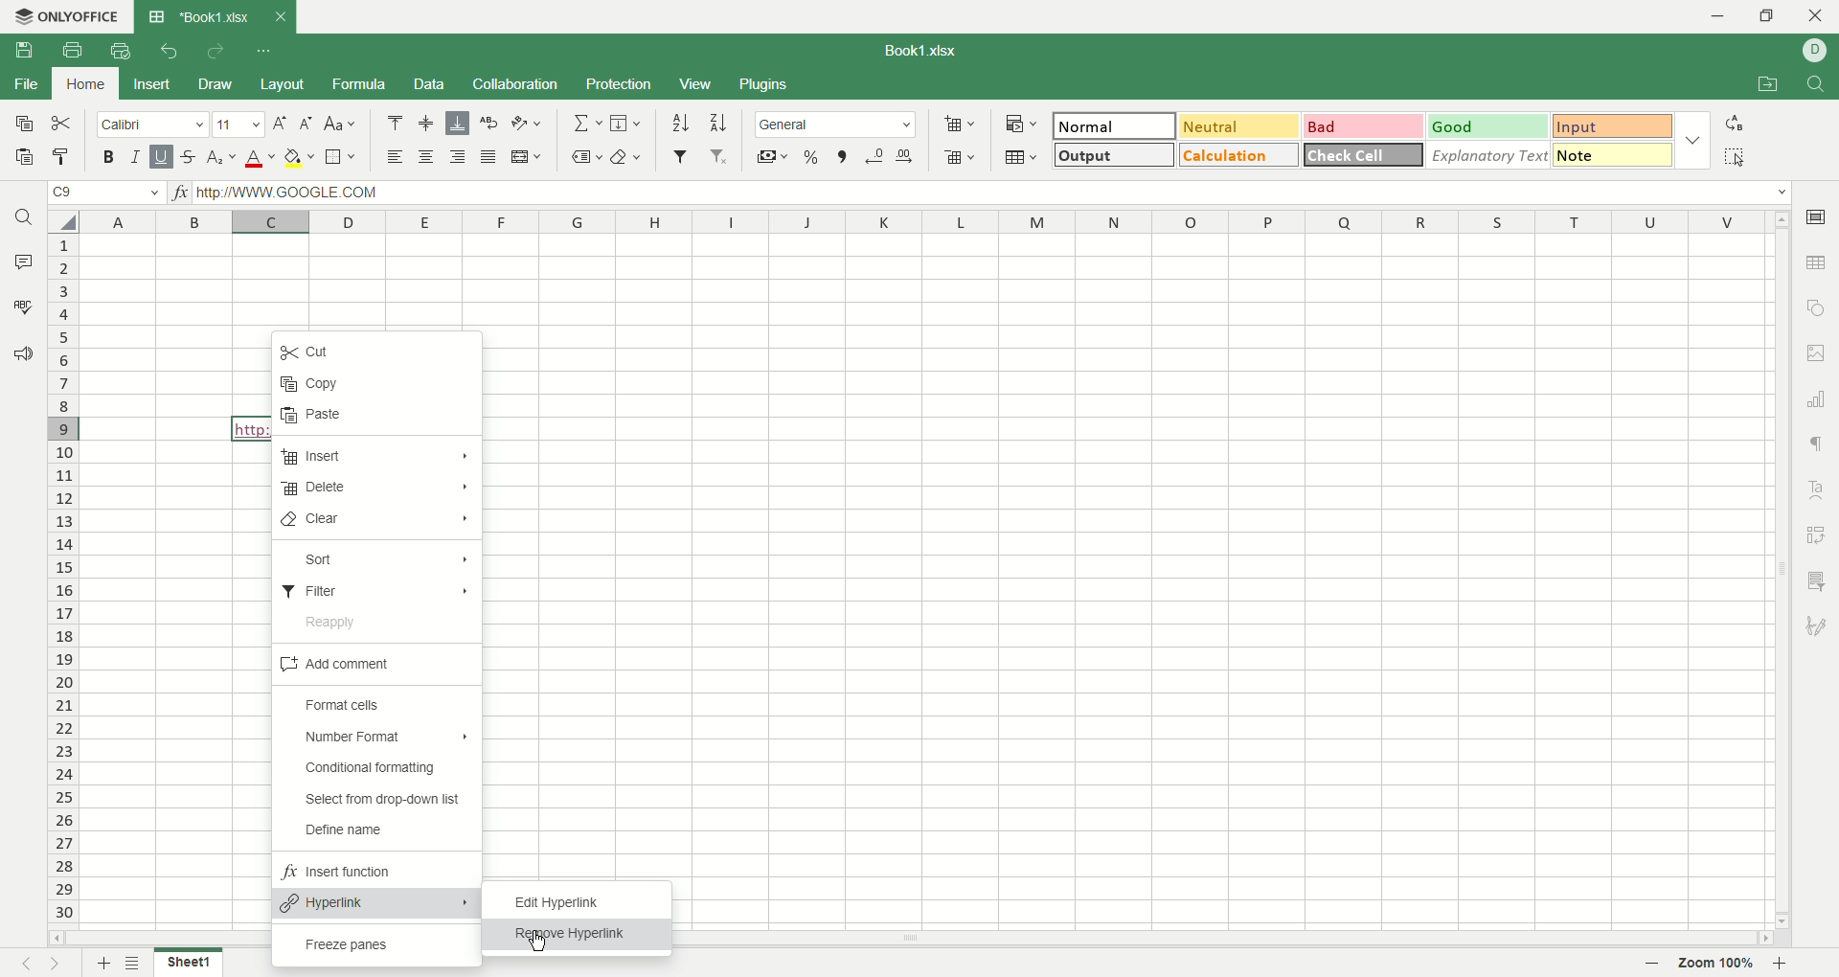 The width and height of the screenshot is (1839, 977). What do you see at coordinates (455, 156) in the screenshot?
I see `align right` at bounding box center [455, 156].